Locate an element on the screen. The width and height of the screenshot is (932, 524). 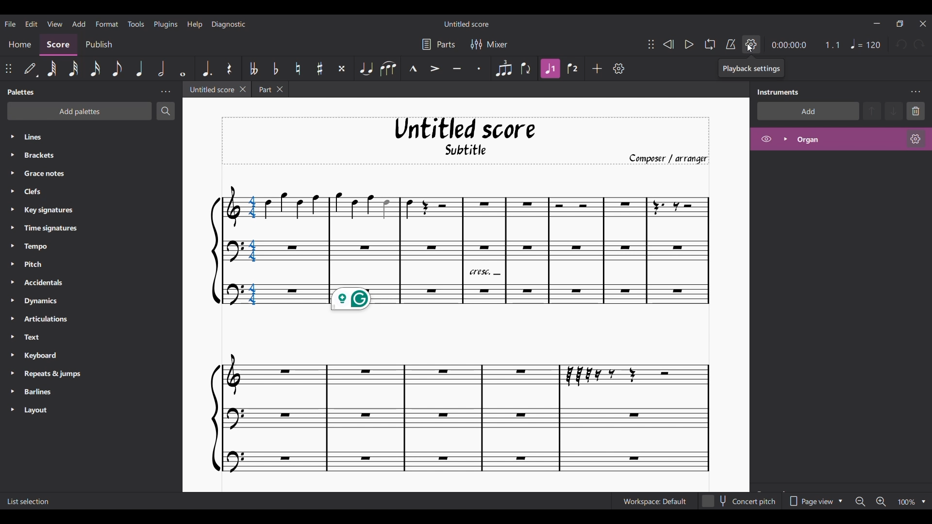
Customize toolbar is located at coordinates (619, 68).